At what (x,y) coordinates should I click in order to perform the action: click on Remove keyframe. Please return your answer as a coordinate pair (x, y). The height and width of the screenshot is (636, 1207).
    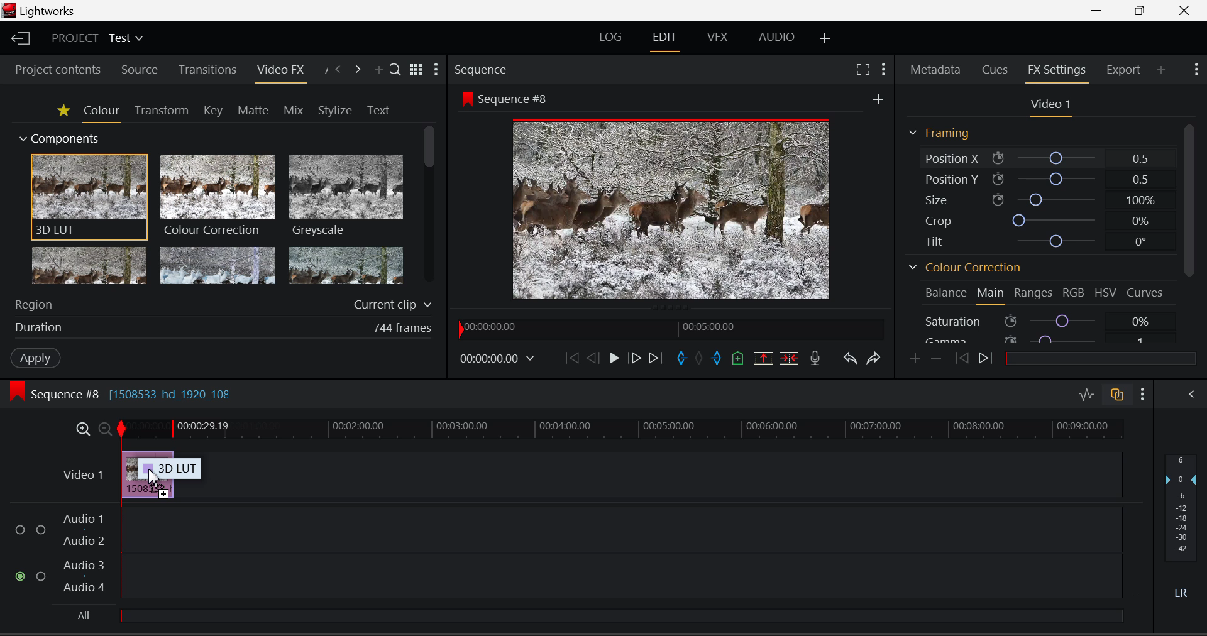
    Looking at the image, I should click on (936, 361).